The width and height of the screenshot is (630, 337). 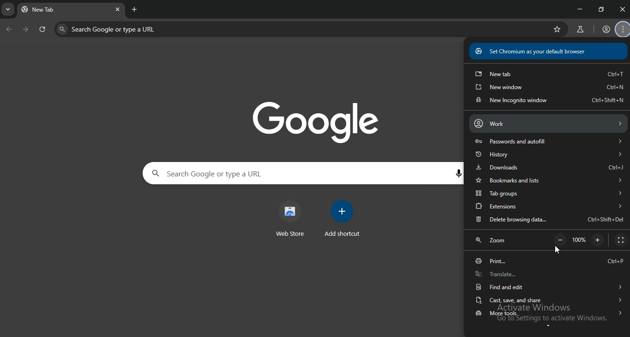 I want to click on print, so click(x=549, y=261).